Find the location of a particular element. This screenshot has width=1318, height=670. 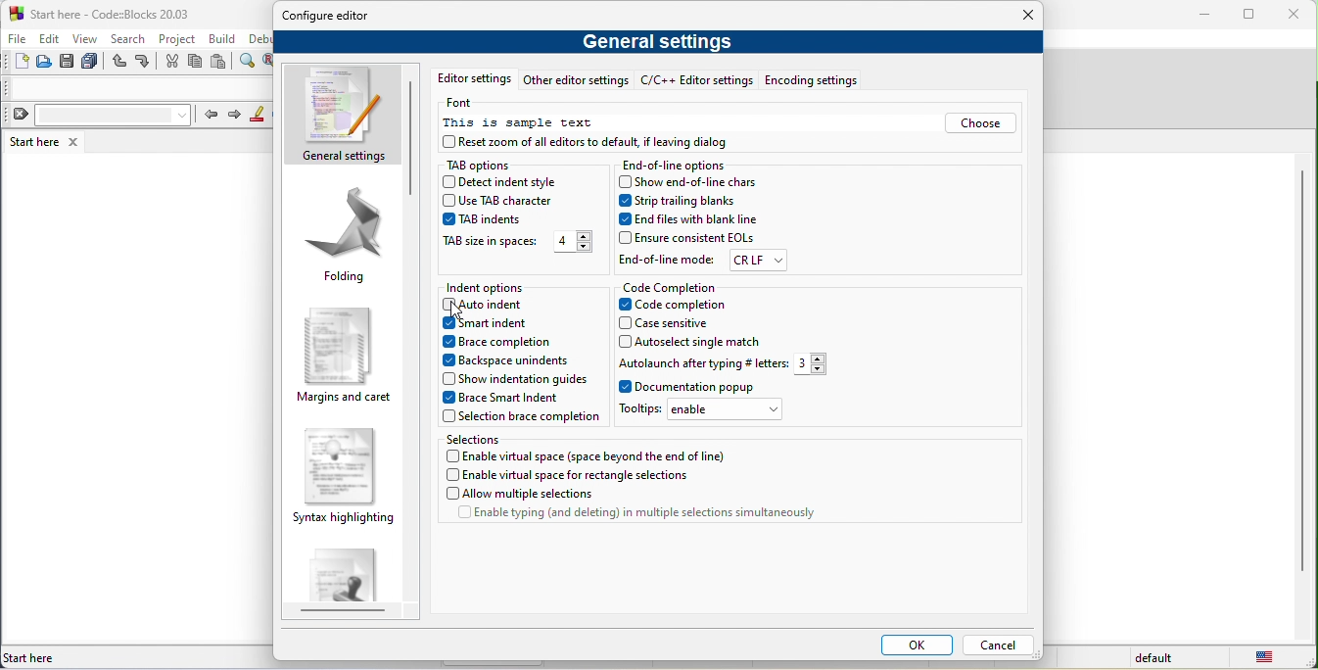

edit is located at coordinates (52, 40).